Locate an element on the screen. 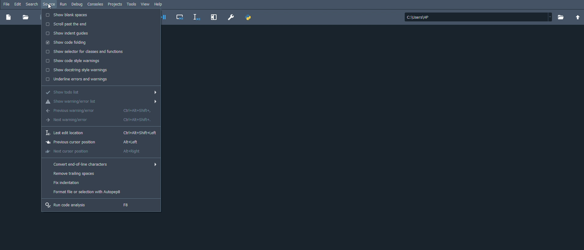  Tools is located at coordinates (132, 4).